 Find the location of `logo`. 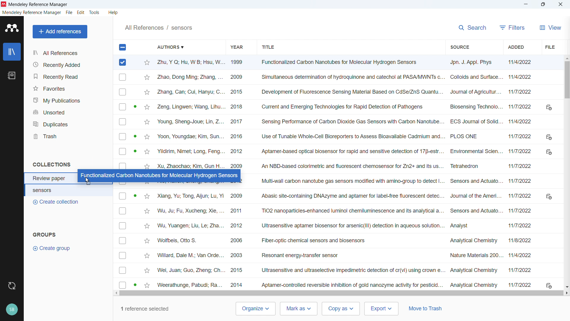

logo is located at coordinates (4, 4).